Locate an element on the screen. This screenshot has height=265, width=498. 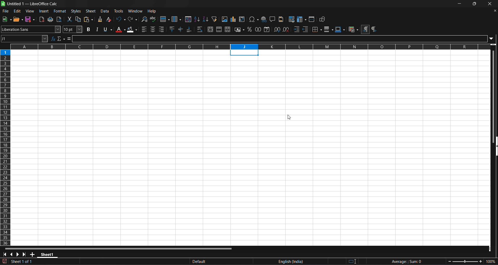
 is located at coordinates (120, 30).